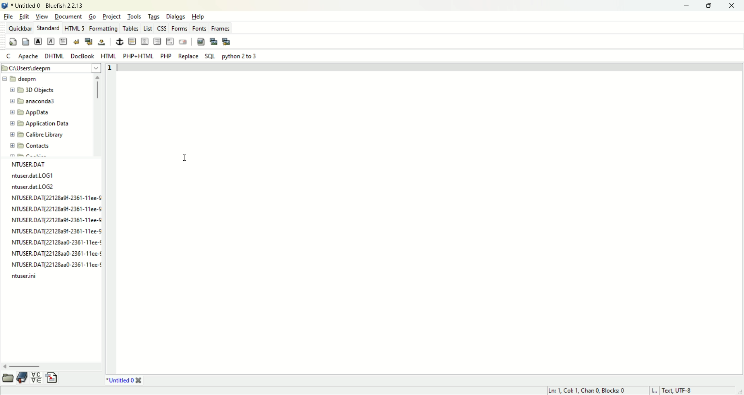 This screenshot has width=744, height=395. What do you see at coordinates (101, 42) in the screenshot?
I see `non-breaking space` at bounding box center [101, 42].